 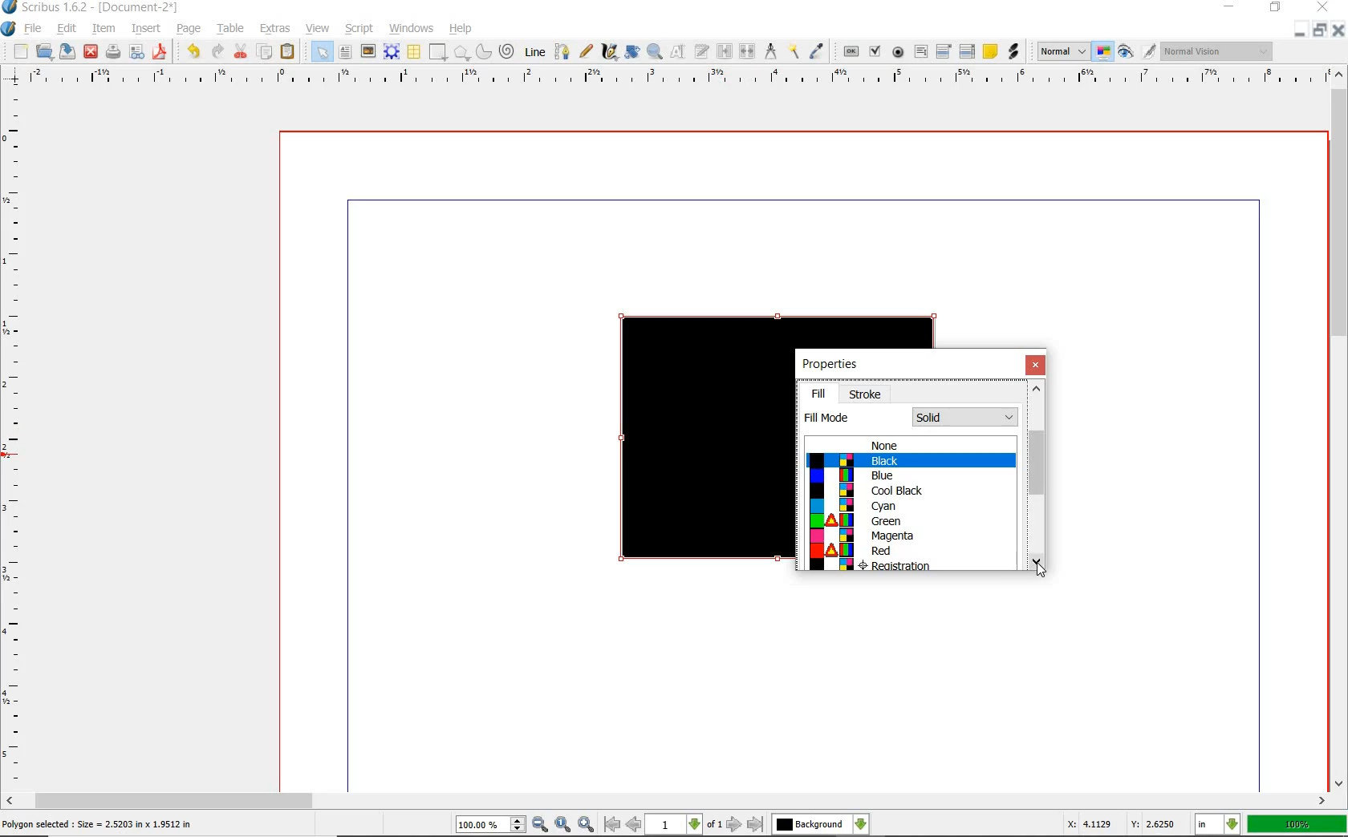 I want to click on 100%, so click(x=1297, y=825).